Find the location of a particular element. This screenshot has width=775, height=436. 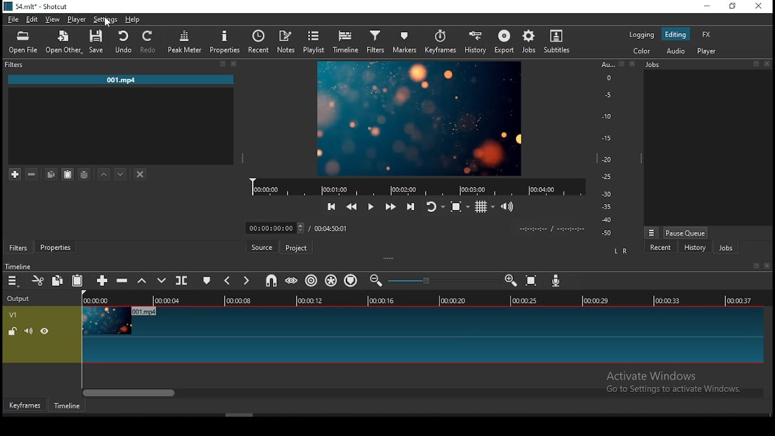

volume is located at coordinates (28, 331).